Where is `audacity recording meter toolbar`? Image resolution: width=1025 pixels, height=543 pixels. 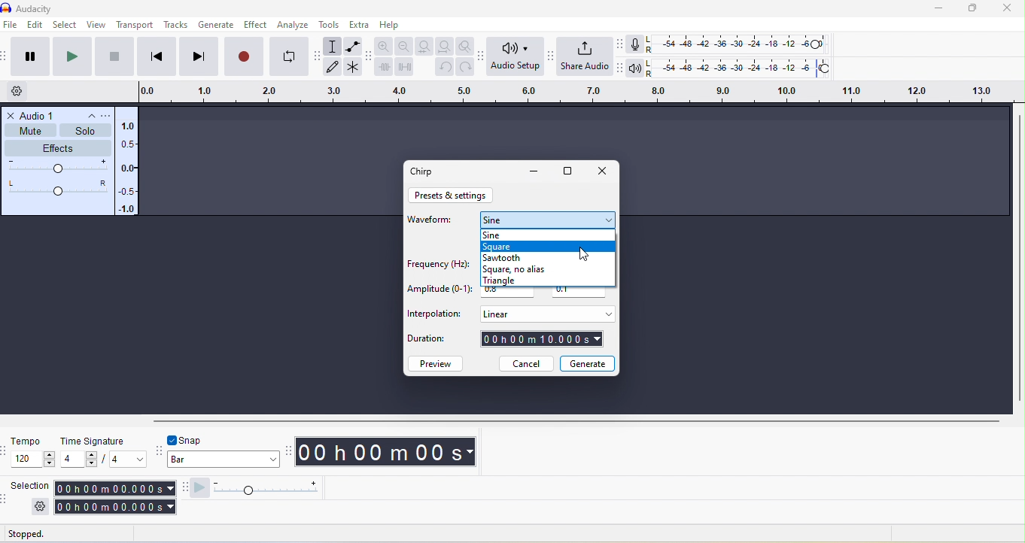
audacity recording meter toolbar is located at coordinates (622, 44).